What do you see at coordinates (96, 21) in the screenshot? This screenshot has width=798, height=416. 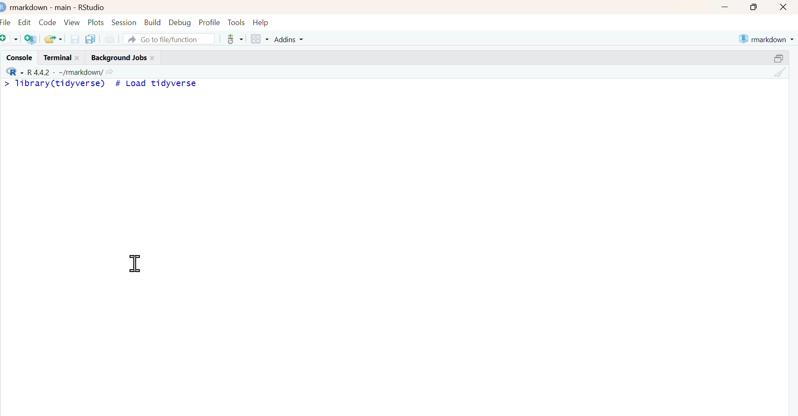 I see `Plots` at bounding box center [96, 21].